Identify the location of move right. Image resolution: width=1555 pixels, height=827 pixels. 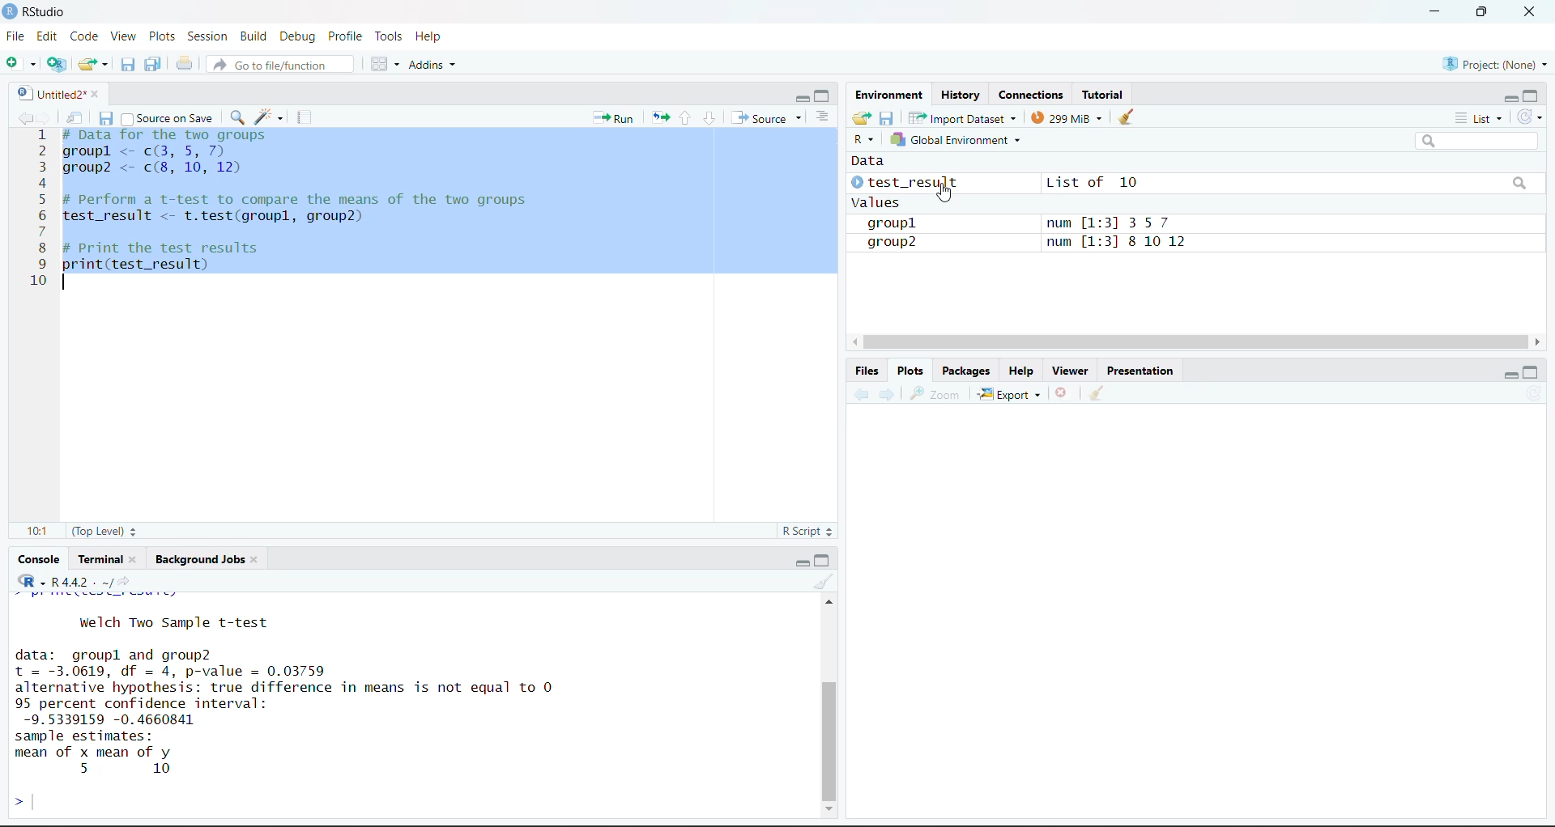
(1540, 341).